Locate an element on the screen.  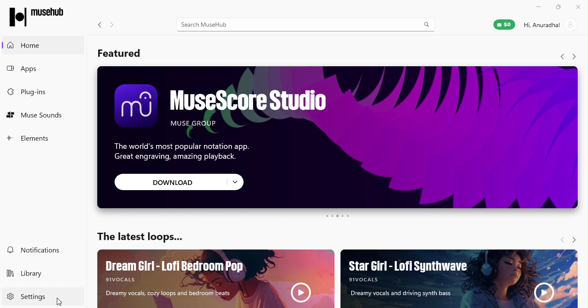
Navigate forward is located at coordinates (111, 23).